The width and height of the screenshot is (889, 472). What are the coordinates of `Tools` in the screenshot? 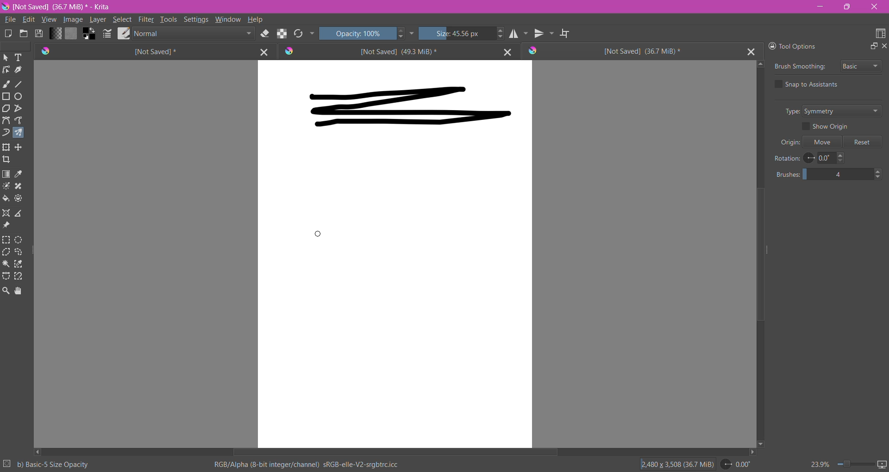 It's located at (169, 19).